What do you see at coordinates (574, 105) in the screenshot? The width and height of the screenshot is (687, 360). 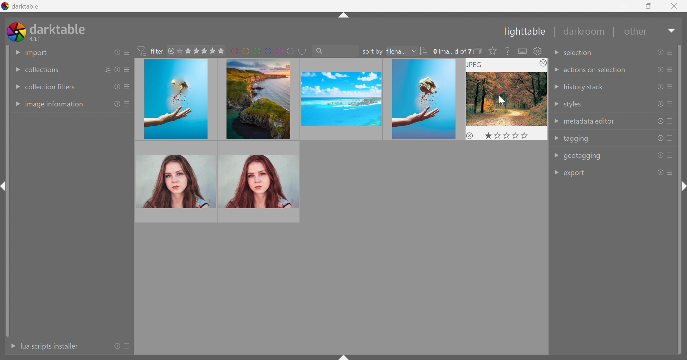 I see `styles` at bounding box center [574, 105].